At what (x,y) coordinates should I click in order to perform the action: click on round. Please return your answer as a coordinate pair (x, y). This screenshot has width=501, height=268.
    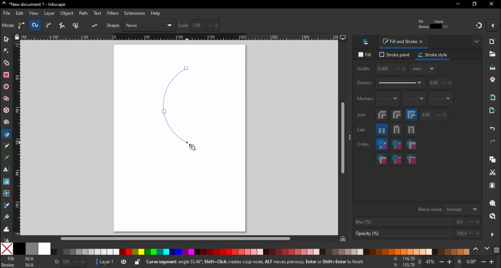
    Looking at the image, I should click on (397, 131).